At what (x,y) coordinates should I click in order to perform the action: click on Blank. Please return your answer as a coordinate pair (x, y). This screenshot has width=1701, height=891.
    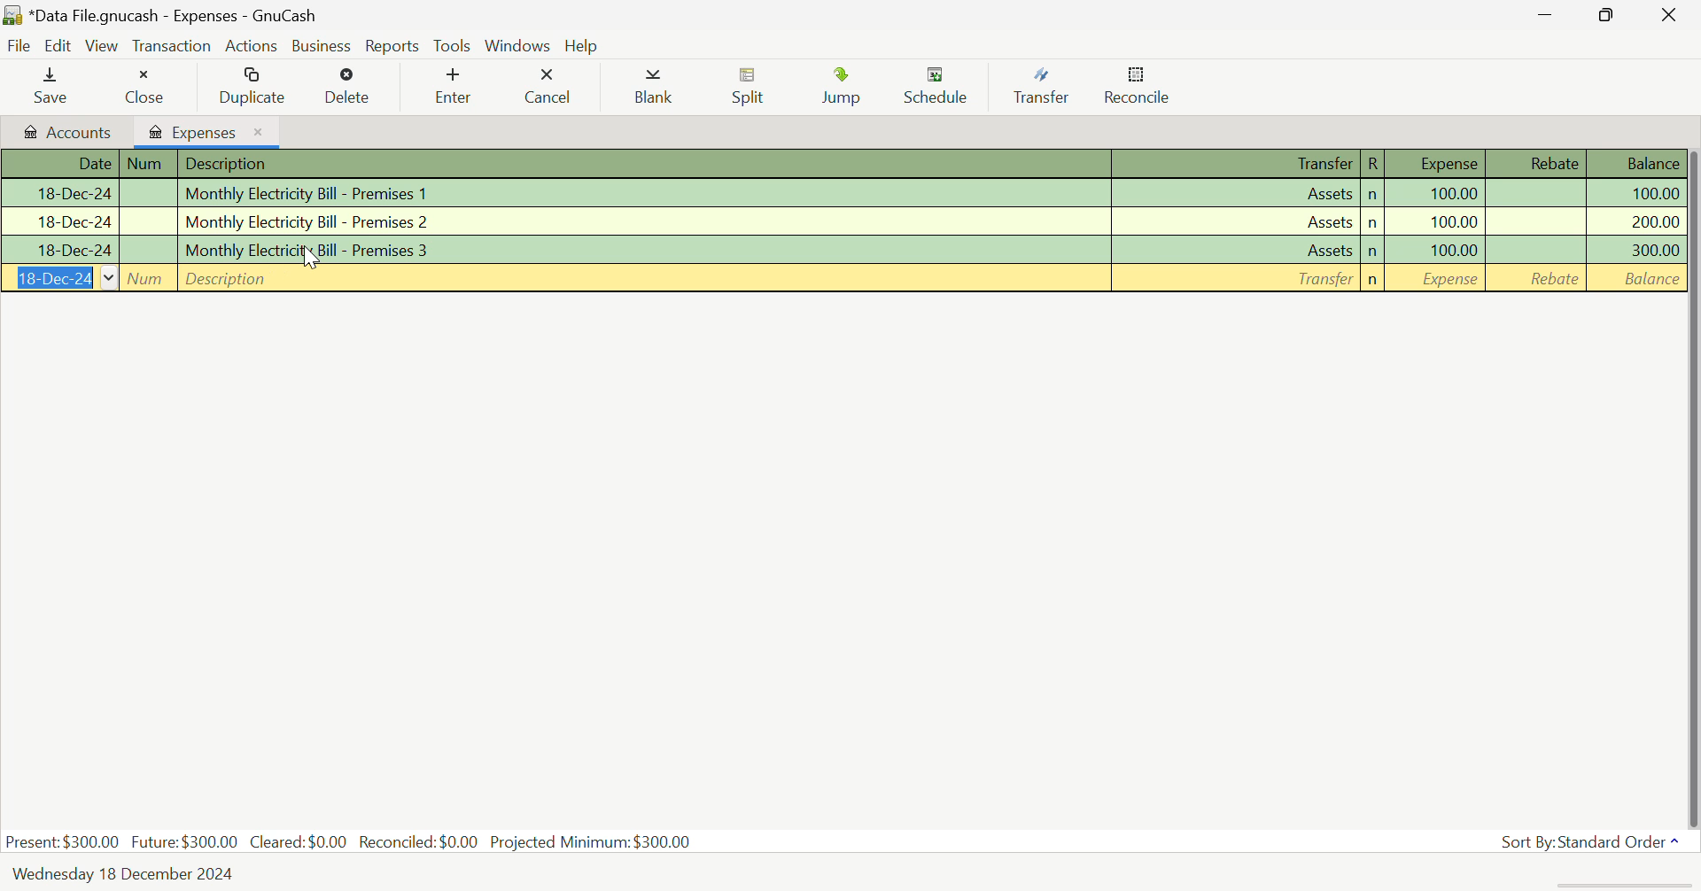
    Looking at the image, I should click on (652, 87).